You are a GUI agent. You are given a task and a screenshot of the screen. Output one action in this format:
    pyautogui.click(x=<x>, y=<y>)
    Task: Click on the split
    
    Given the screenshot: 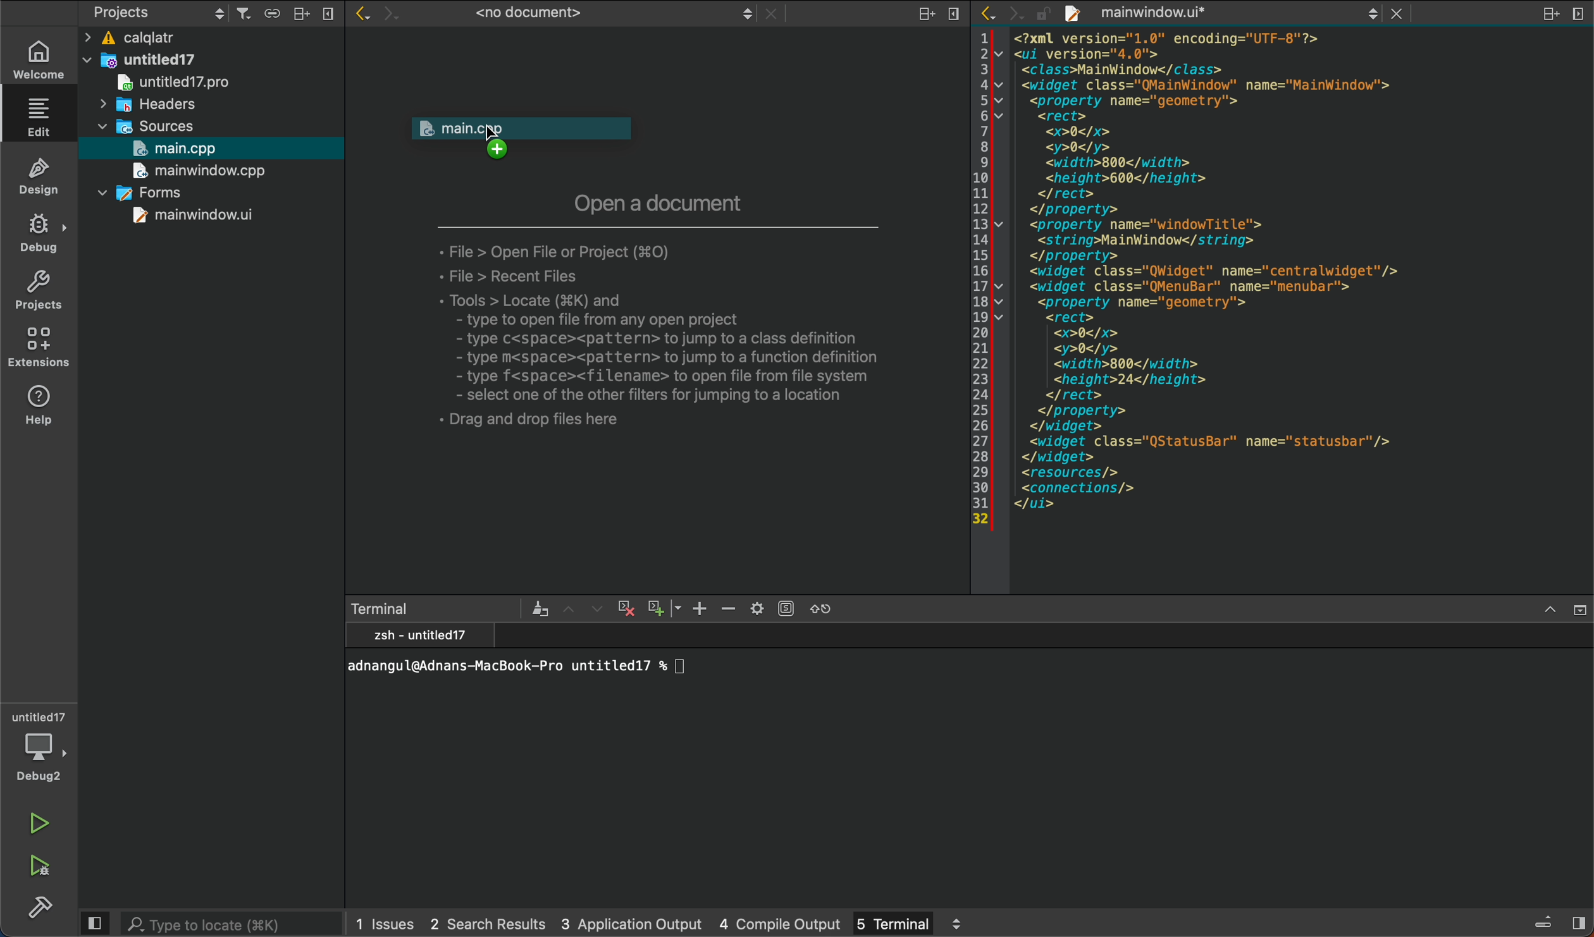 What is the action you would take?
    pyautogui.click(x=1549, y=15)
    